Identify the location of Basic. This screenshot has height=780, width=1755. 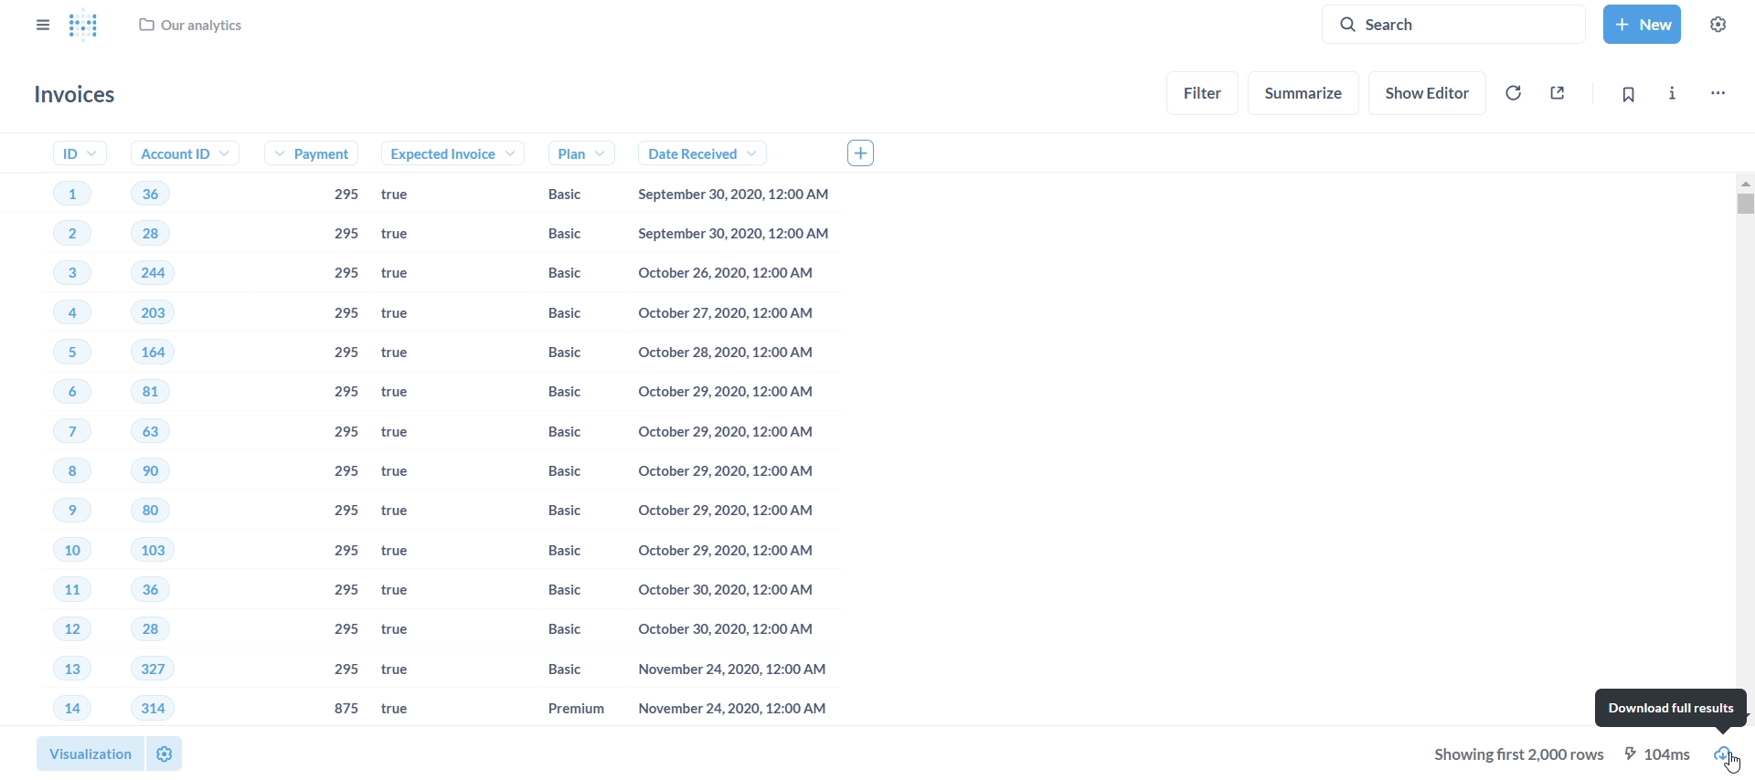
(557, 233).